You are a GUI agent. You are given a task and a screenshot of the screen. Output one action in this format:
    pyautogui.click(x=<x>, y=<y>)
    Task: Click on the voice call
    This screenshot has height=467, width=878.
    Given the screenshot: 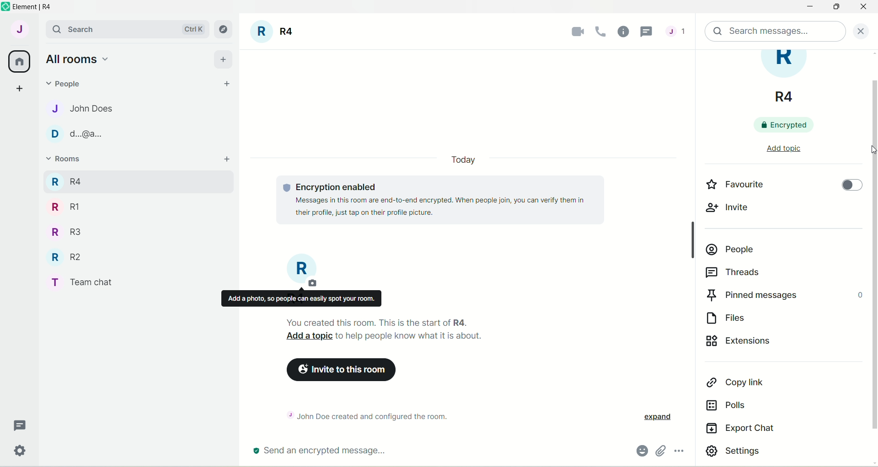 What is the action you would take?
    pyautogui.click(x=603, y=32)
    